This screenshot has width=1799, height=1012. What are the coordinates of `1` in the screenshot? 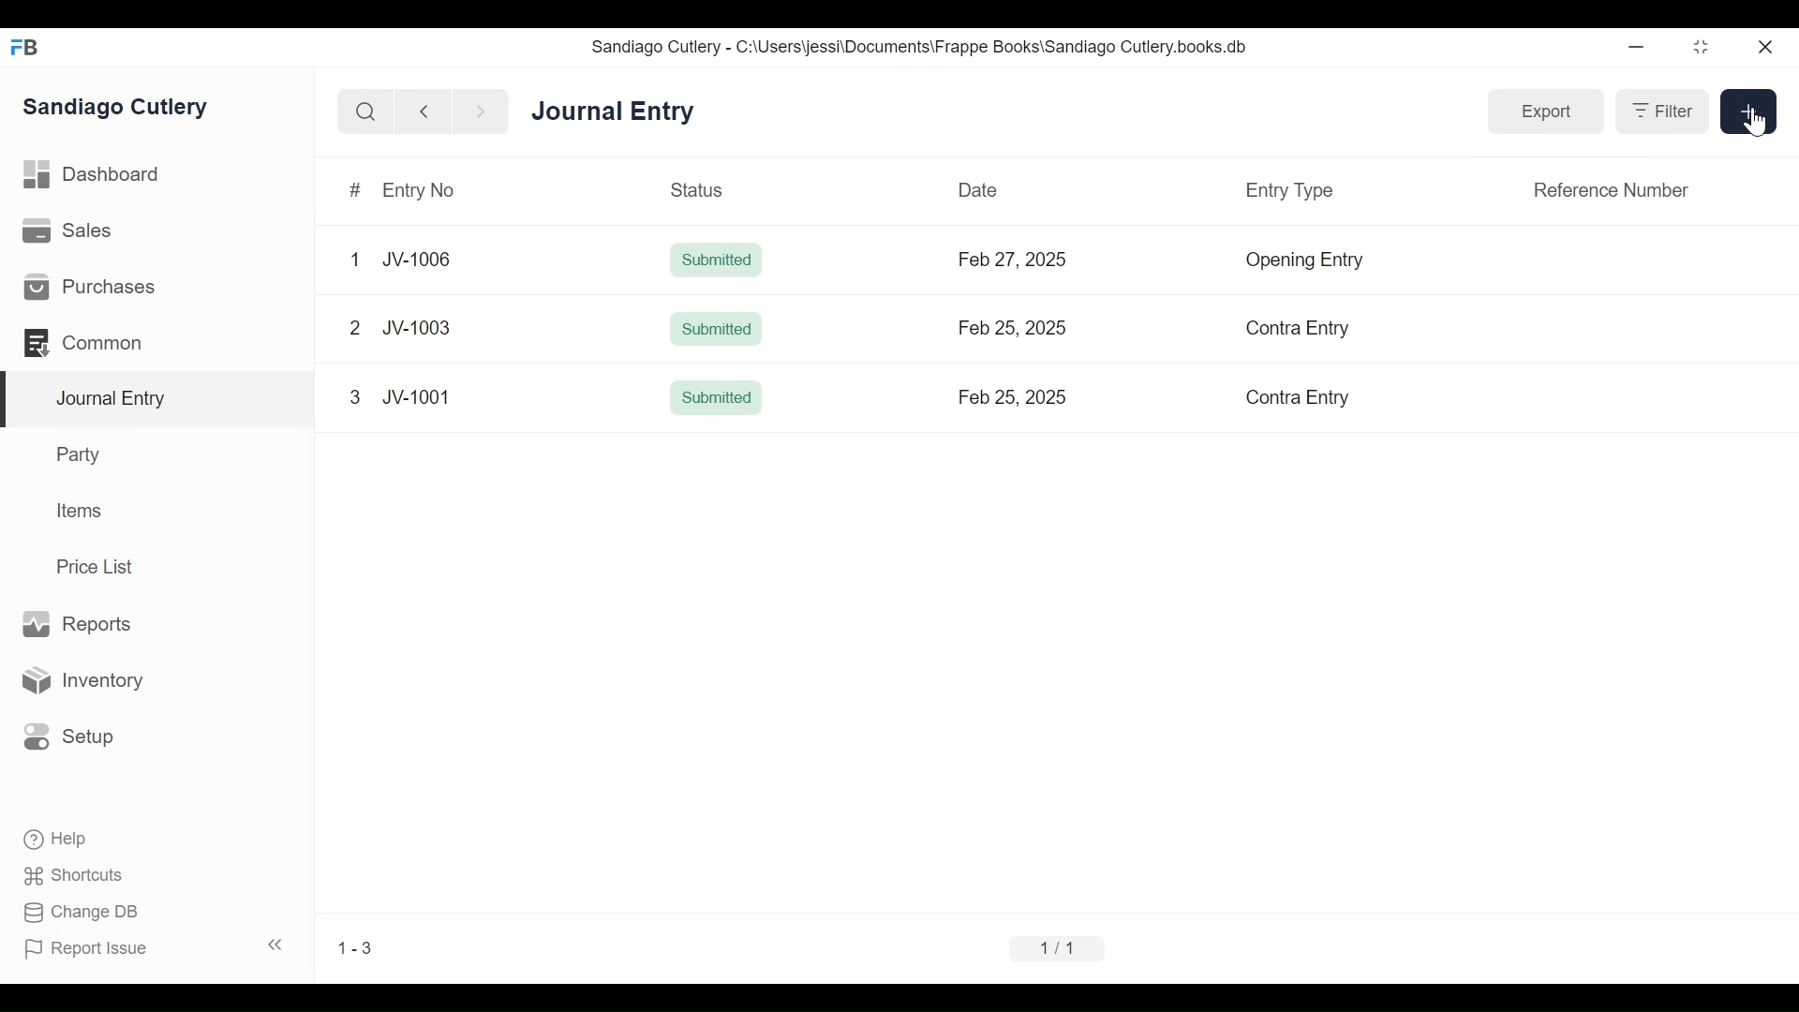 It's located at (357, 260).